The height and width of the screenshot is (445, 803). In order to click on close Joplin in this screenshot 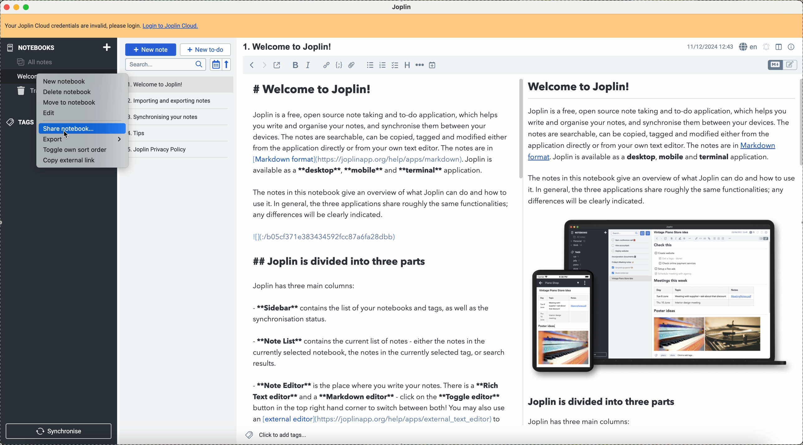, I will do `click(6, 7)`.